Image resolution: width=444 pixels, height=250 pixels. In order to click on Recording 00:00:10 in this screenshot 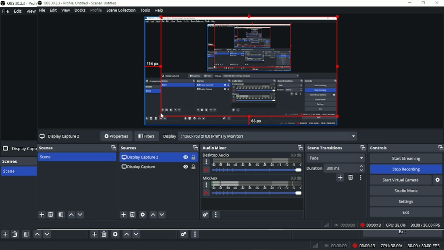, I will do `click(363, 246)`.